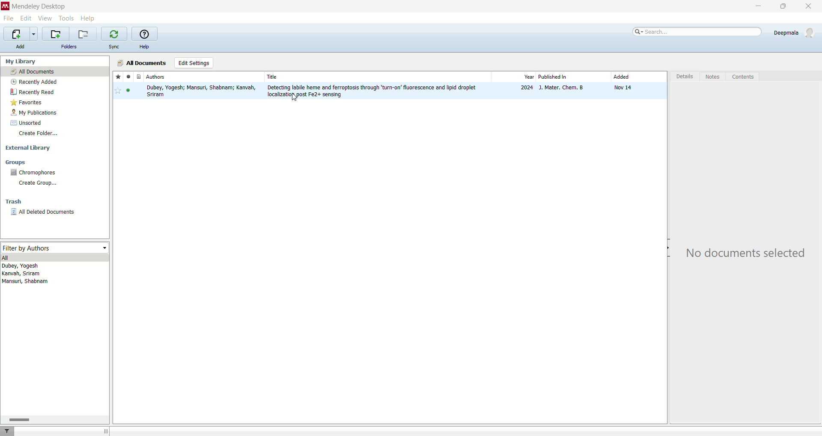 The image size is (822, 436). Describe the element at coordinates (38, 133) in the screenshot. I see `create folder` at that location.